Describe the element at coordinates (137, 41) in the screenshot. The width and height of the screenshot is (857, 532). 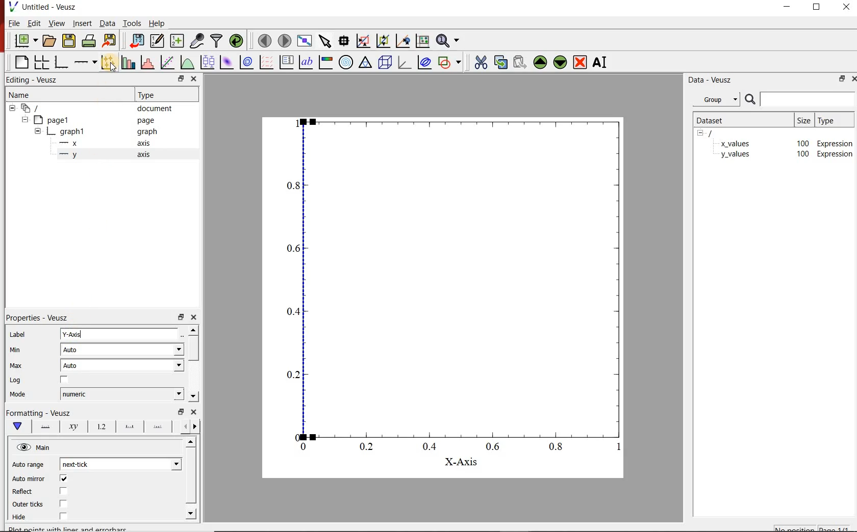
I see `import data into veusz` at that location.